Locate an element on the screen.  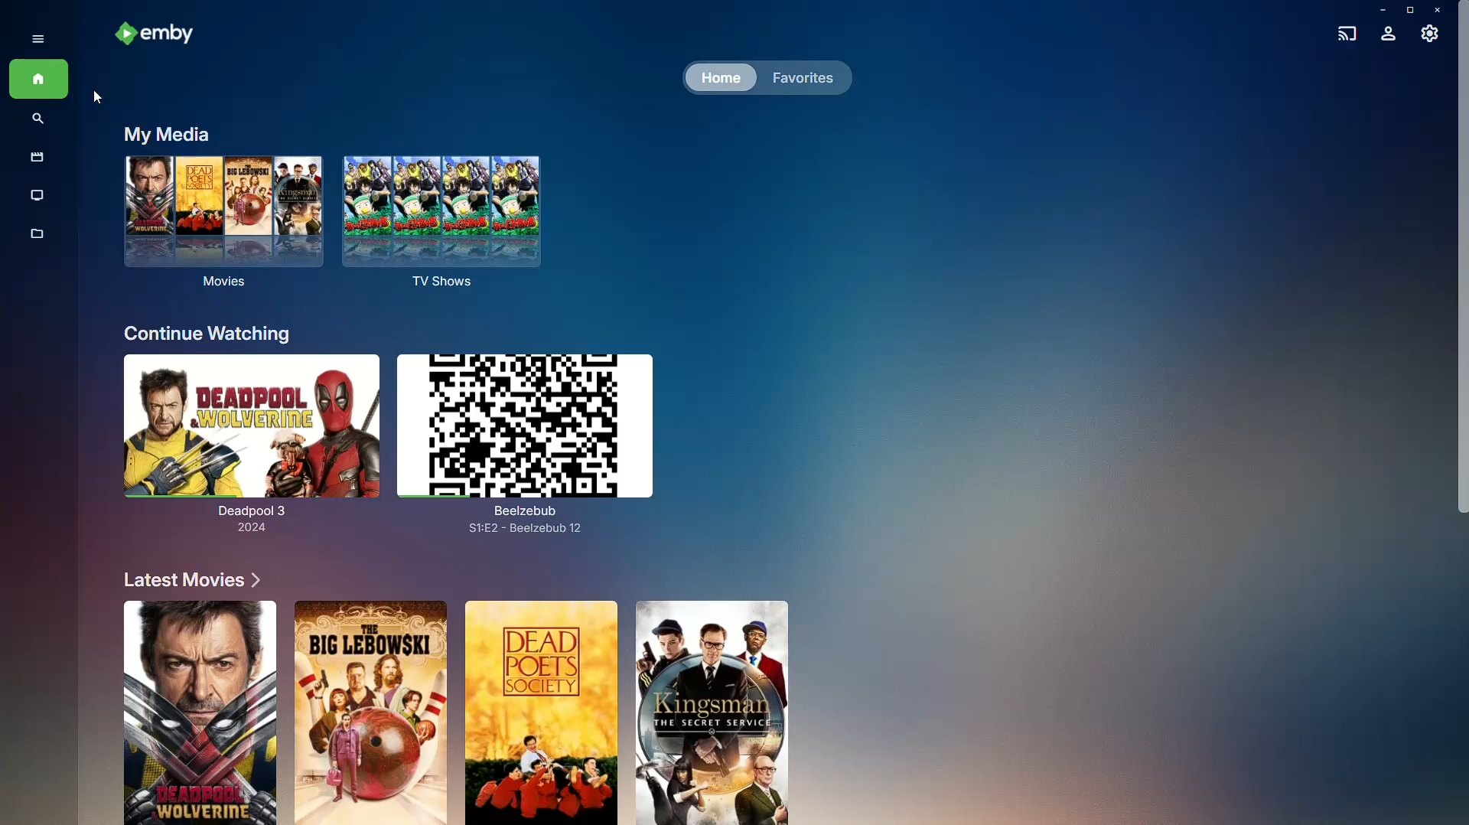
Show menu is located at coordinates (33, 37).